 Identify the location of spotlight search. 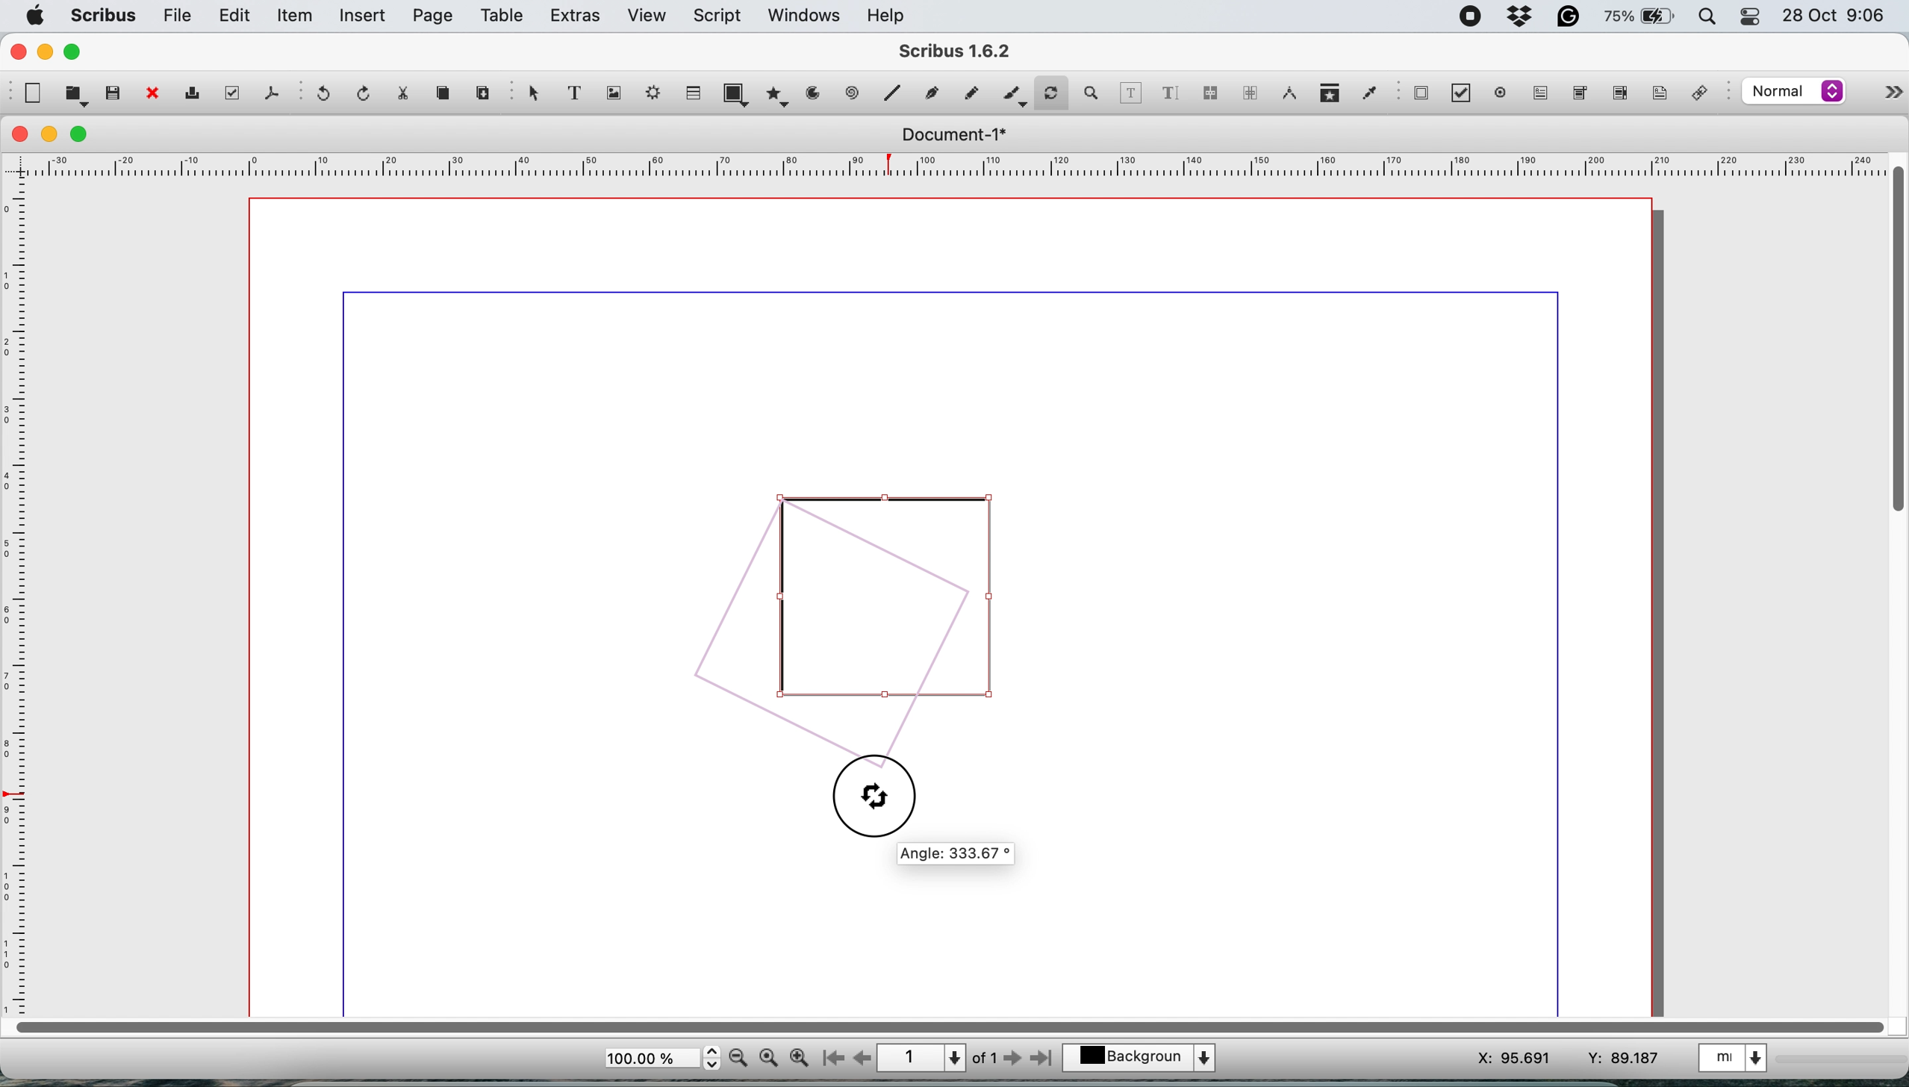
(1702, 17).